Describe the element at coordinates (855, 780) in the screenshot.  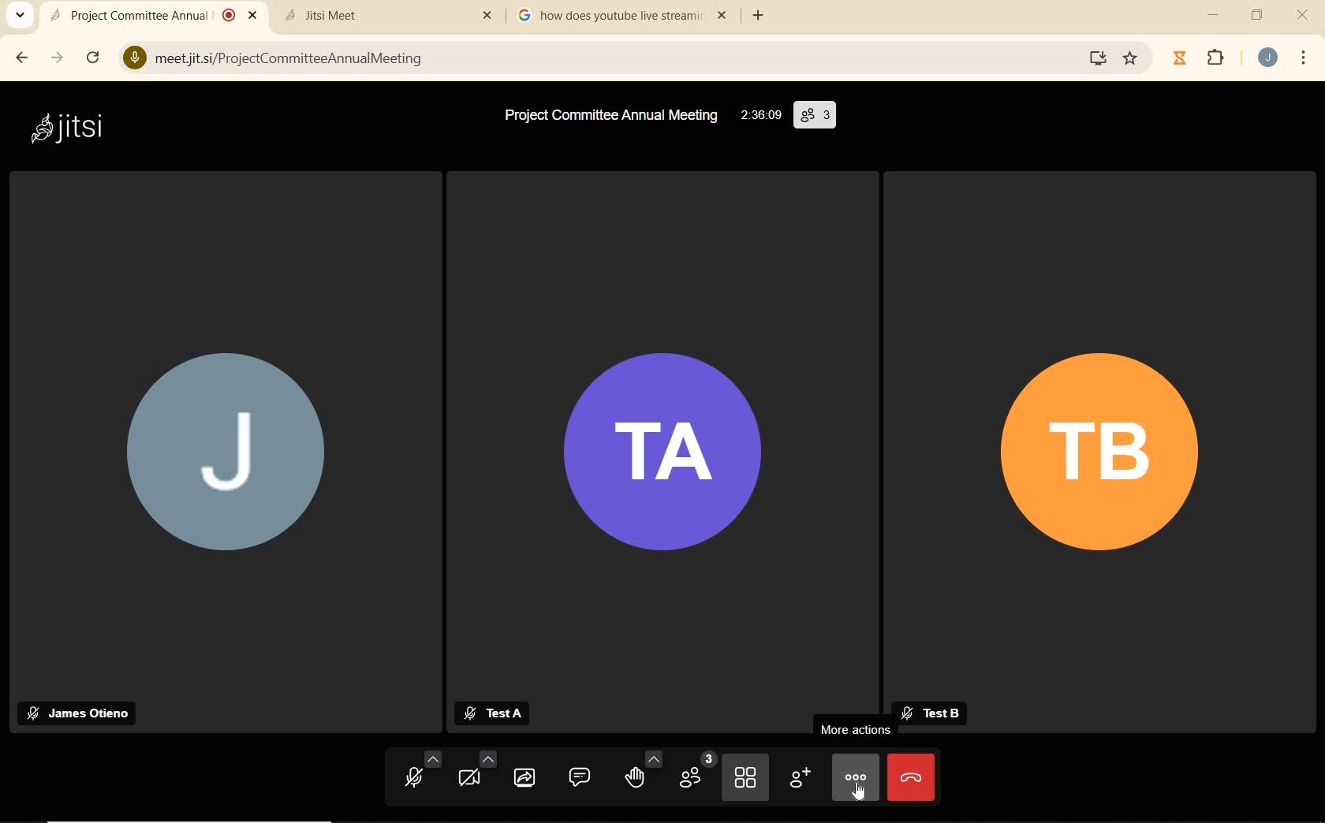
I see `MORE ACTIONS` at that location.